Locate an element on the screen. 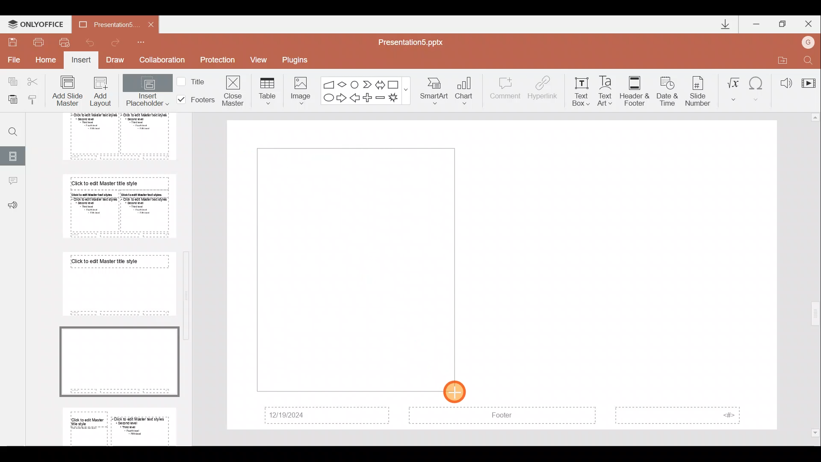  Hyperlink is located at coordinates (543, 89).